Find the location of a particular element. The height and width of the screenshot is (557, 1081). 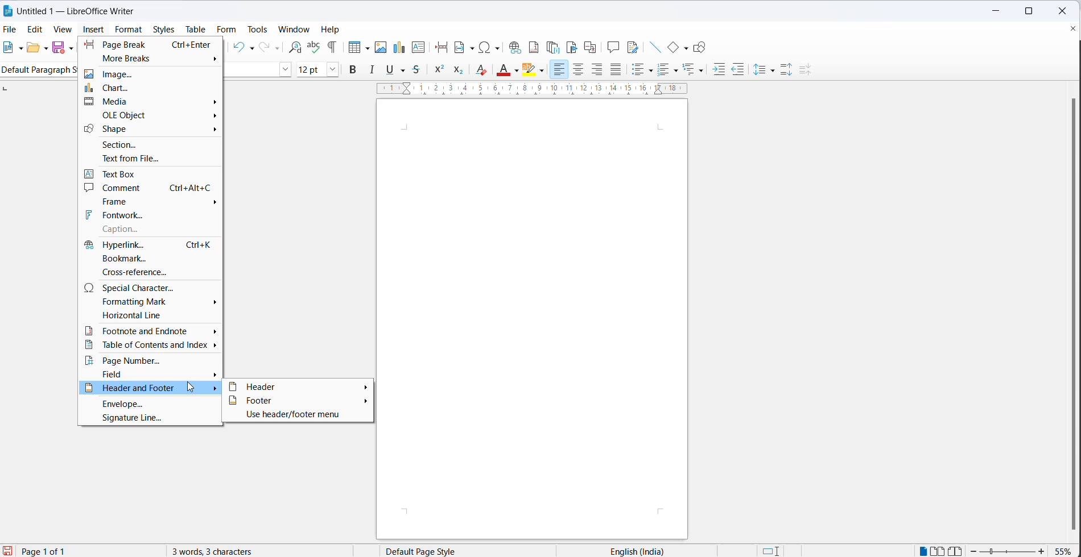

close is located at coordinates (532, 322).